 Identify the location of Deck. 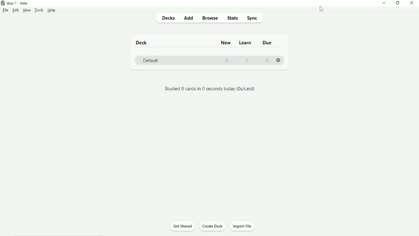
(142, 42).